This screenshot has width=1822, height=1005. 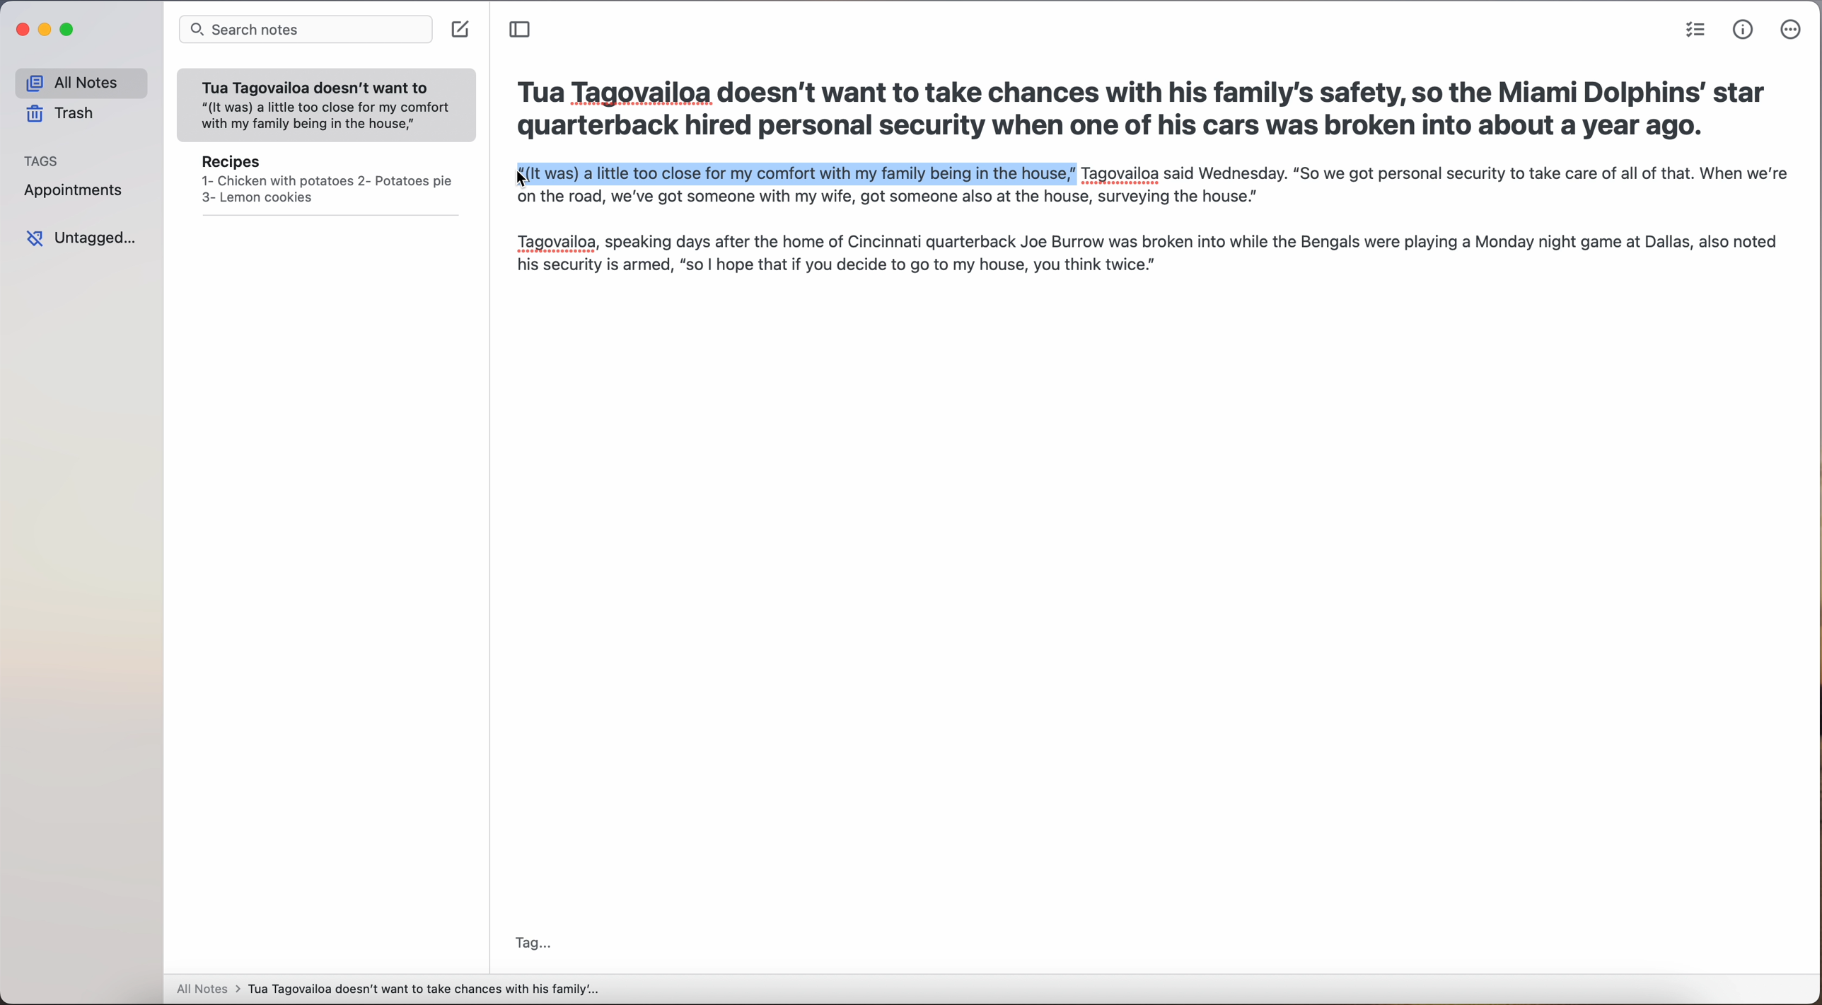 What do you see at coordinates (21, 30) in the screenshot?
I see `close Simplenote` at bounding box center [21, 30].